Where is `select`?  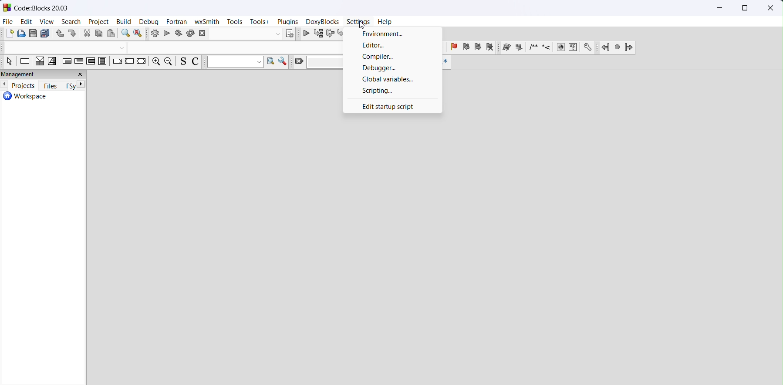
select is located at coordinates (10, 62).